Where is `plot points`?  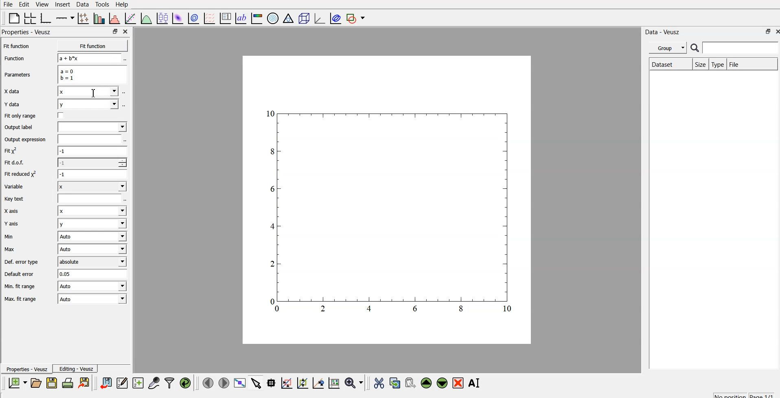 plot points is located at coordinates (83, 18).